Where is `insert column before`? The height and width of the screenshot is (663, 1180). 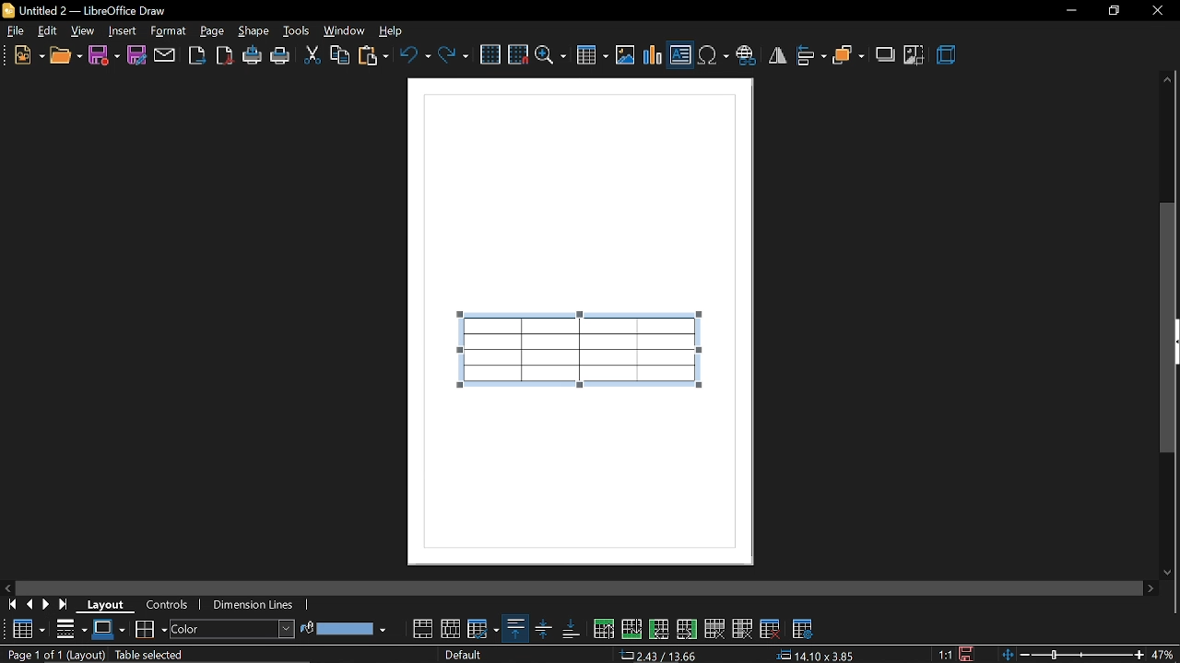 insert column before is located at coordinates (659, 629).